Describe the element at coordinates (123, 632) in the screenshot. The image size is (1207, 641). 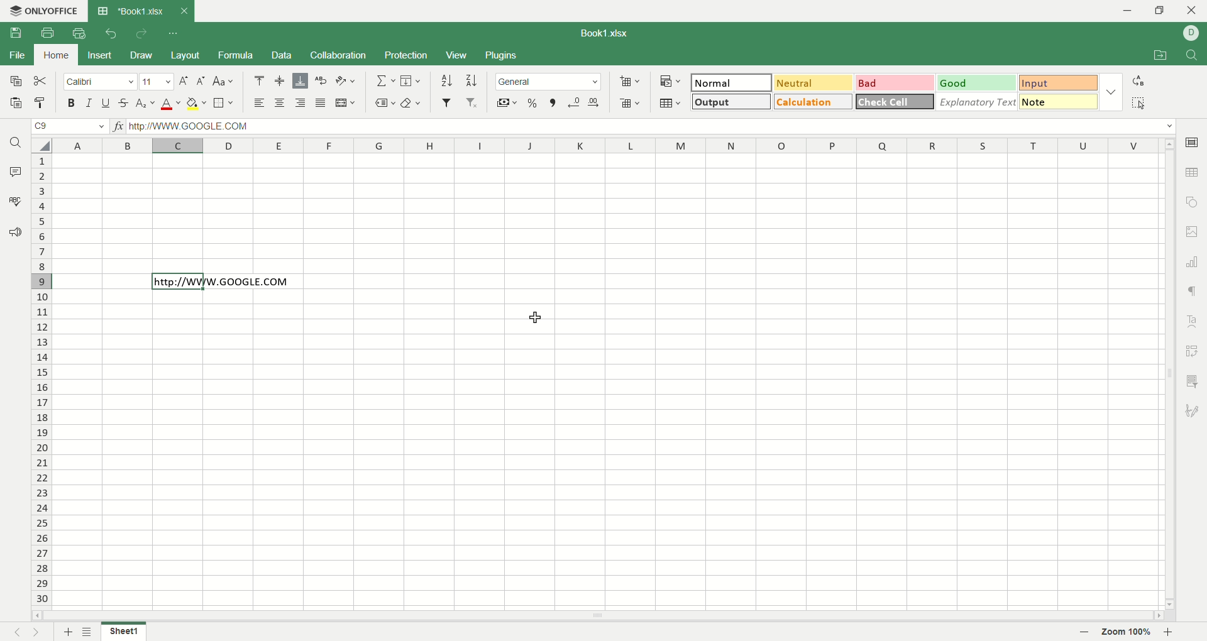
I see `sheet` at that location.